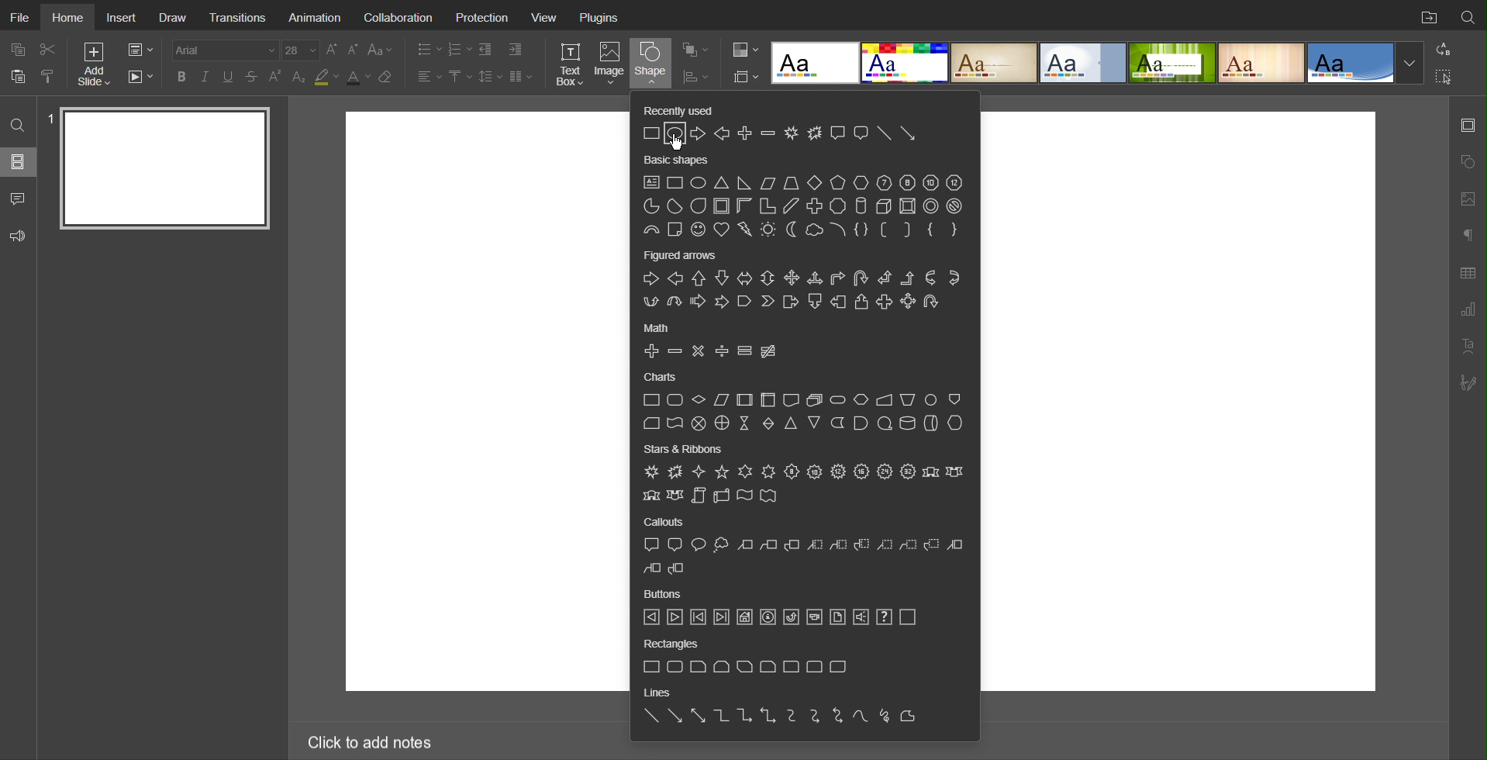 The width and height of the screenshot is (1487, 760). I want to click on Protection, so click(478, 16).